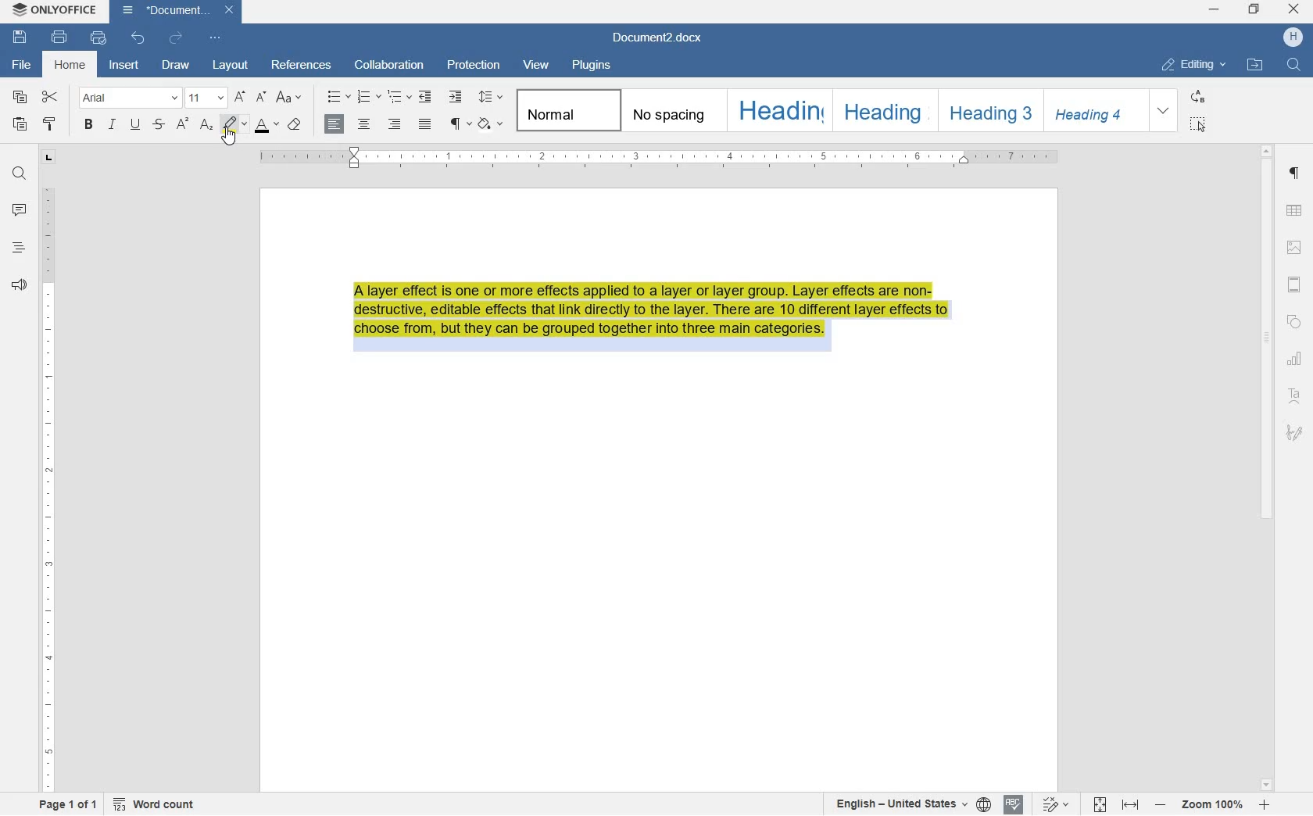  Describe the element at coordinates (1012, 803) in the screenshot. I see `SPELL CHECK` at that location.